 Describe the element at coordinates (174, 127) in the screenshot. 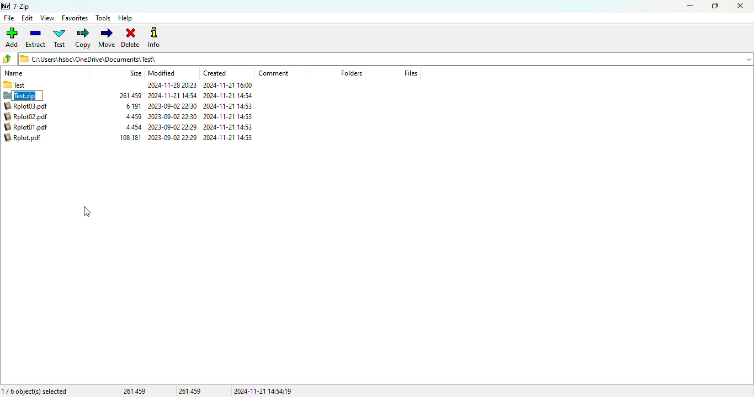

I see `2023-09-02 22:29` at that location.